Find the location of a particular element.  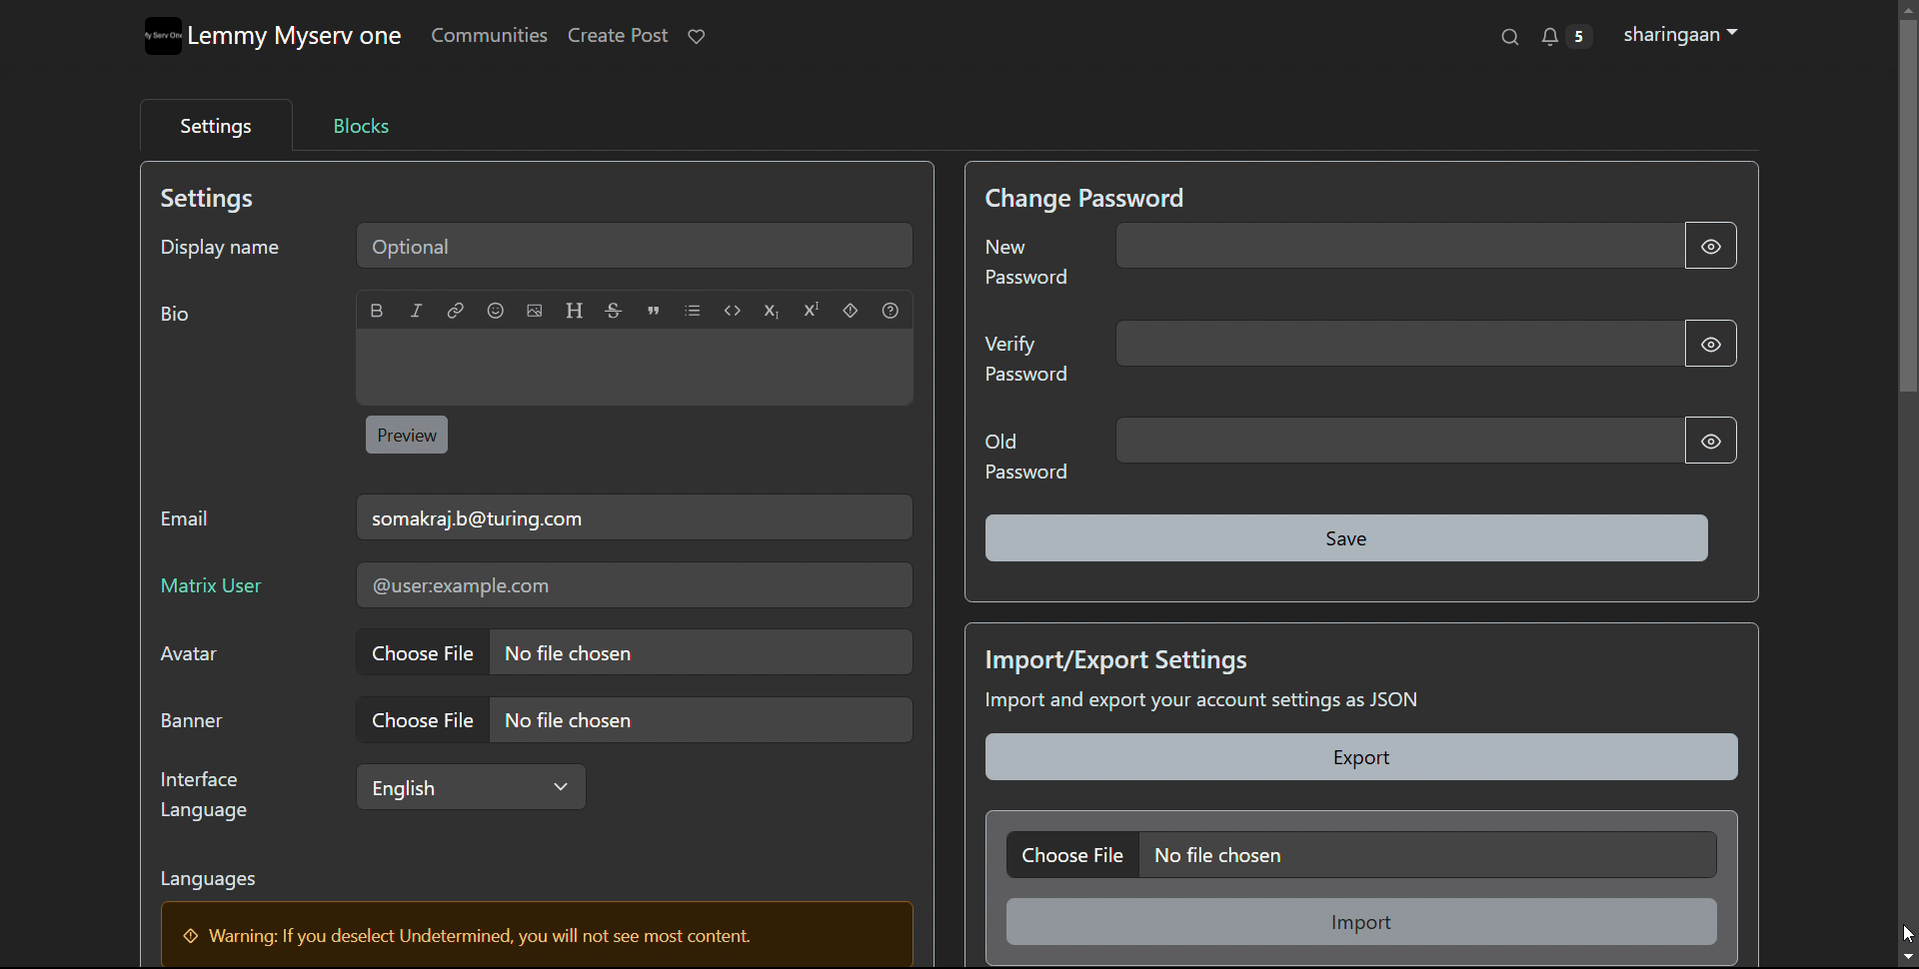

matrix user is located at coordinates (634, 585).